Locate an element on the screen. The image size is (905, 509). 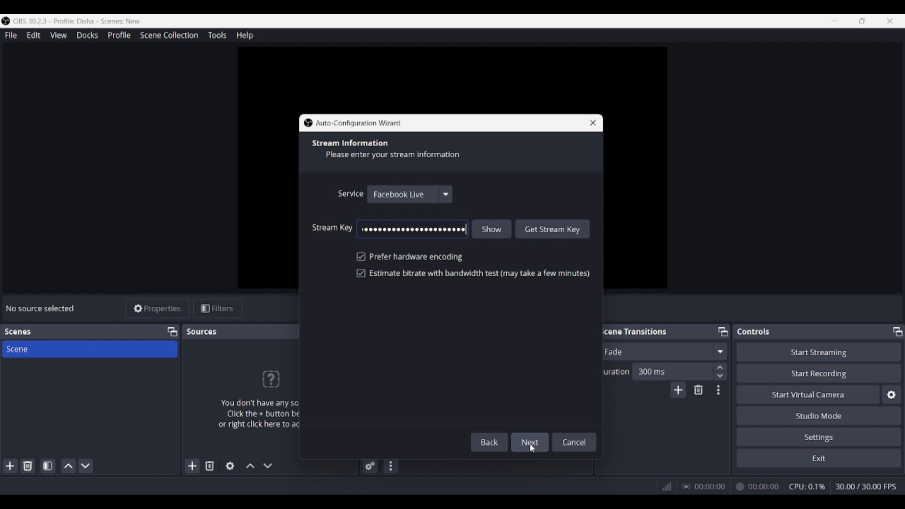
Stream key pasted is located at coordinates (413, 230).